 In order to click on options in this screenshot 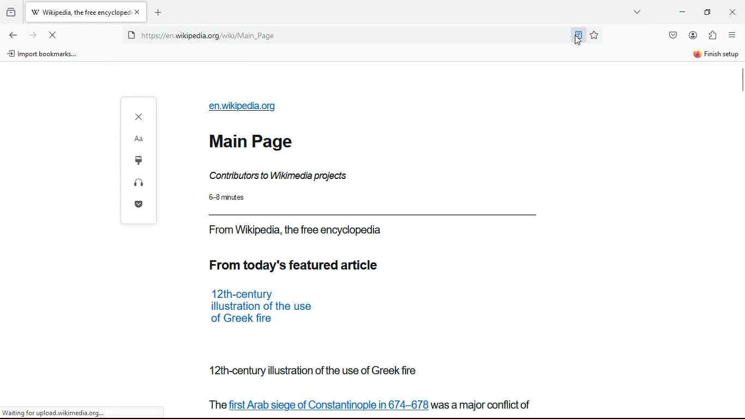, I will do `click(136, 162)`.